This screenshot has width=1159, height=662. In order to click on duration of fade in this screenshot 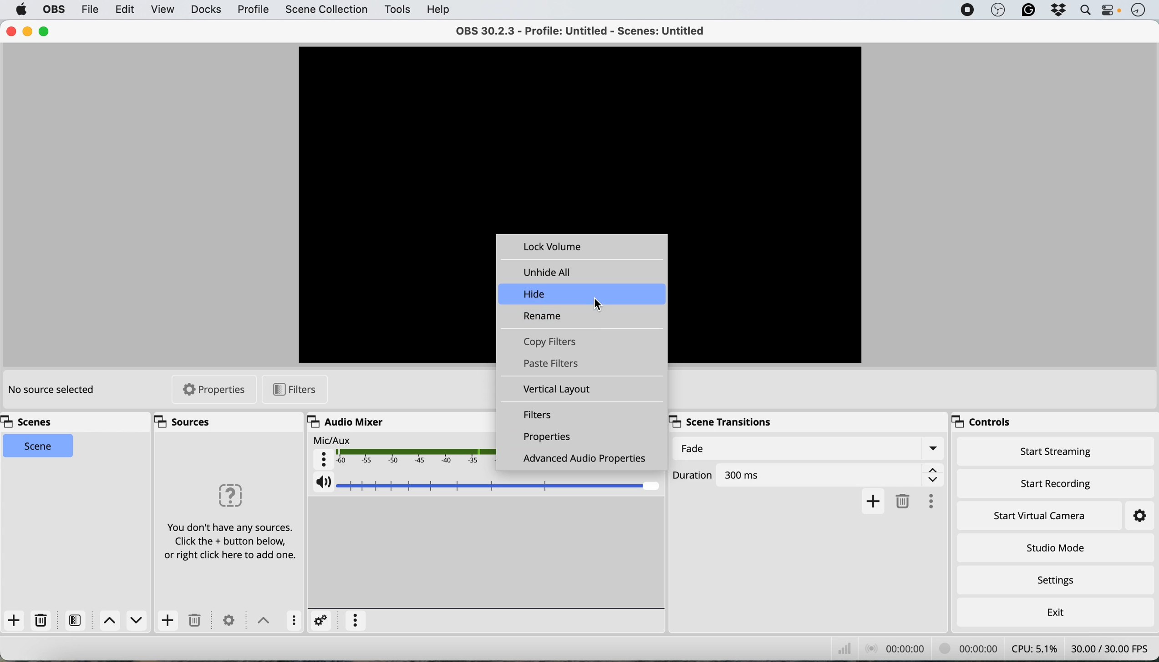, I will do `click(806, 473)`.